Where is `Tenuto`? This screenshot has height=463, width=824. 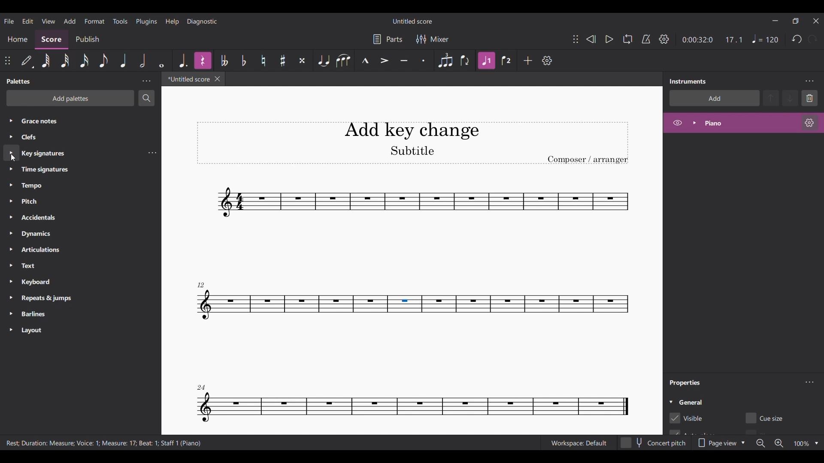 Tenuto is located at coordinates (404, 60).